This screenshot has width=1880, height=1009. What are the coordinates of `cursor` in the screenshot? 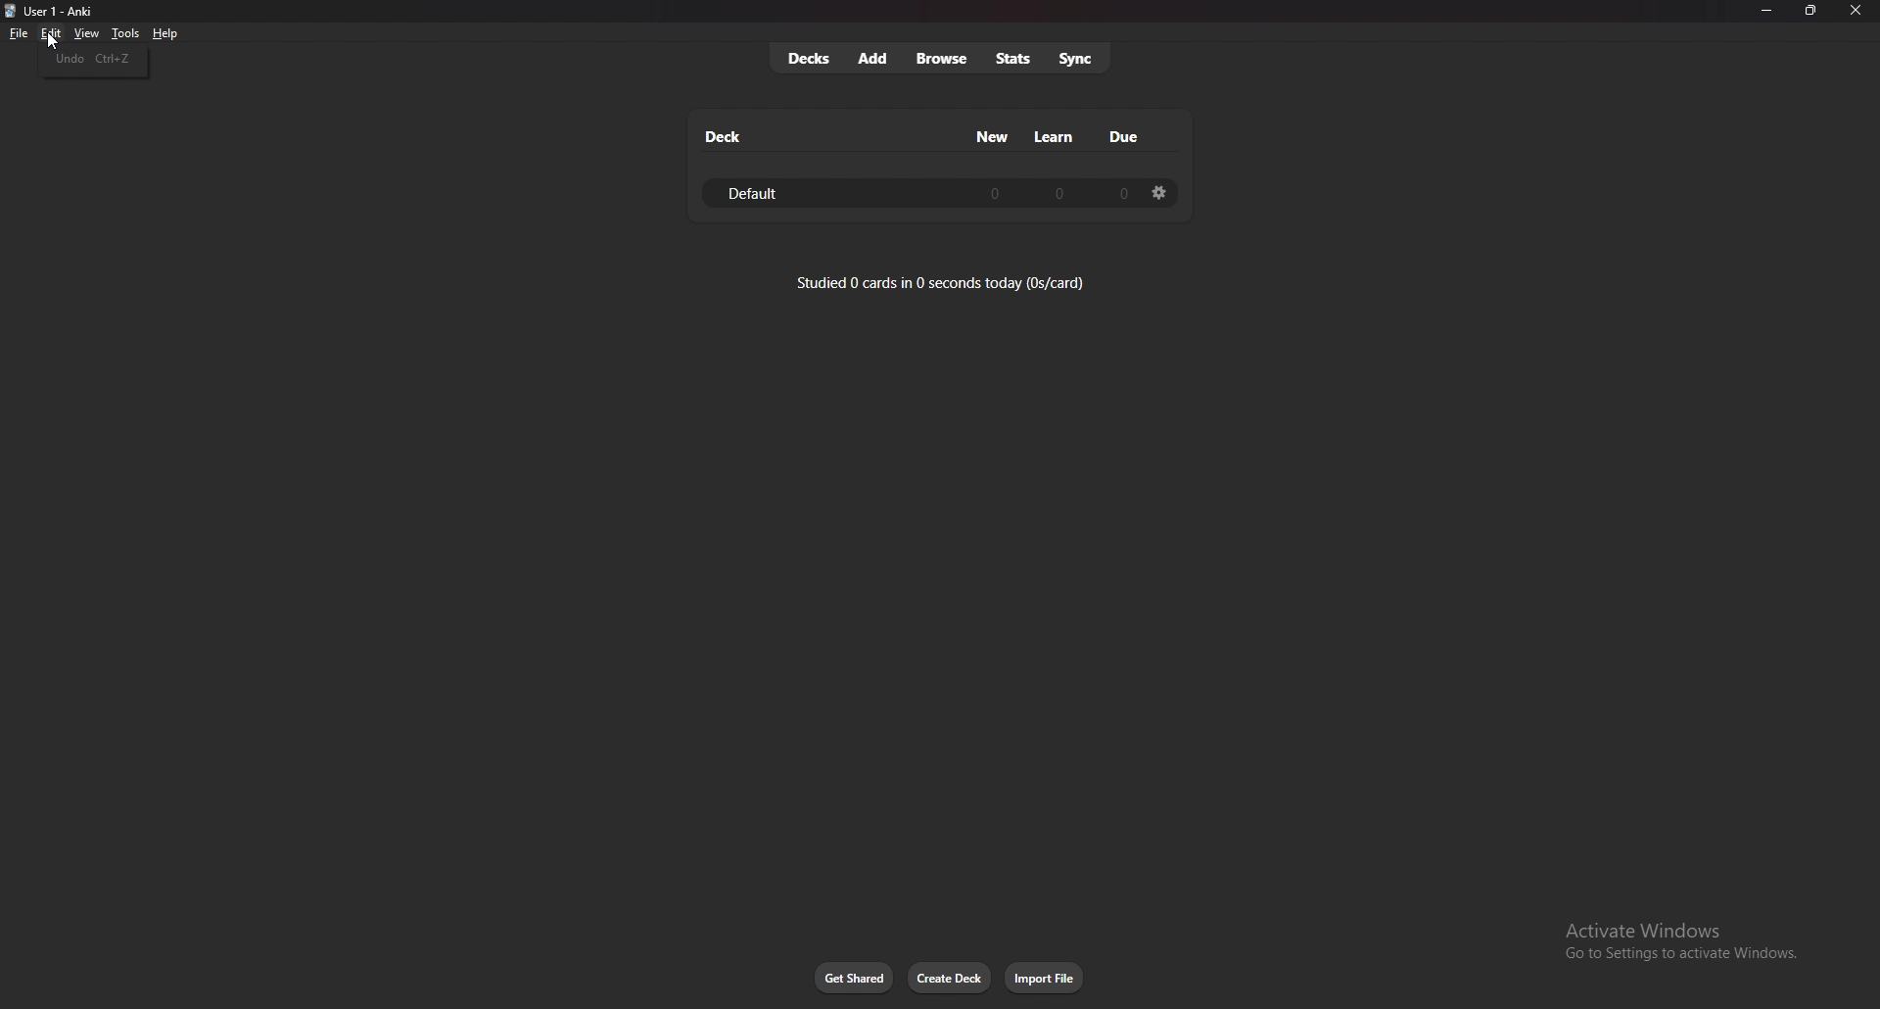 It's located at (51, 45).